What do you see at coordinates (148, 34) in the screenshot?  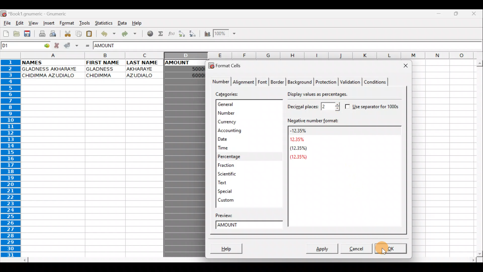 I see `Insert hyperlink` at bounding box center [148, 34].